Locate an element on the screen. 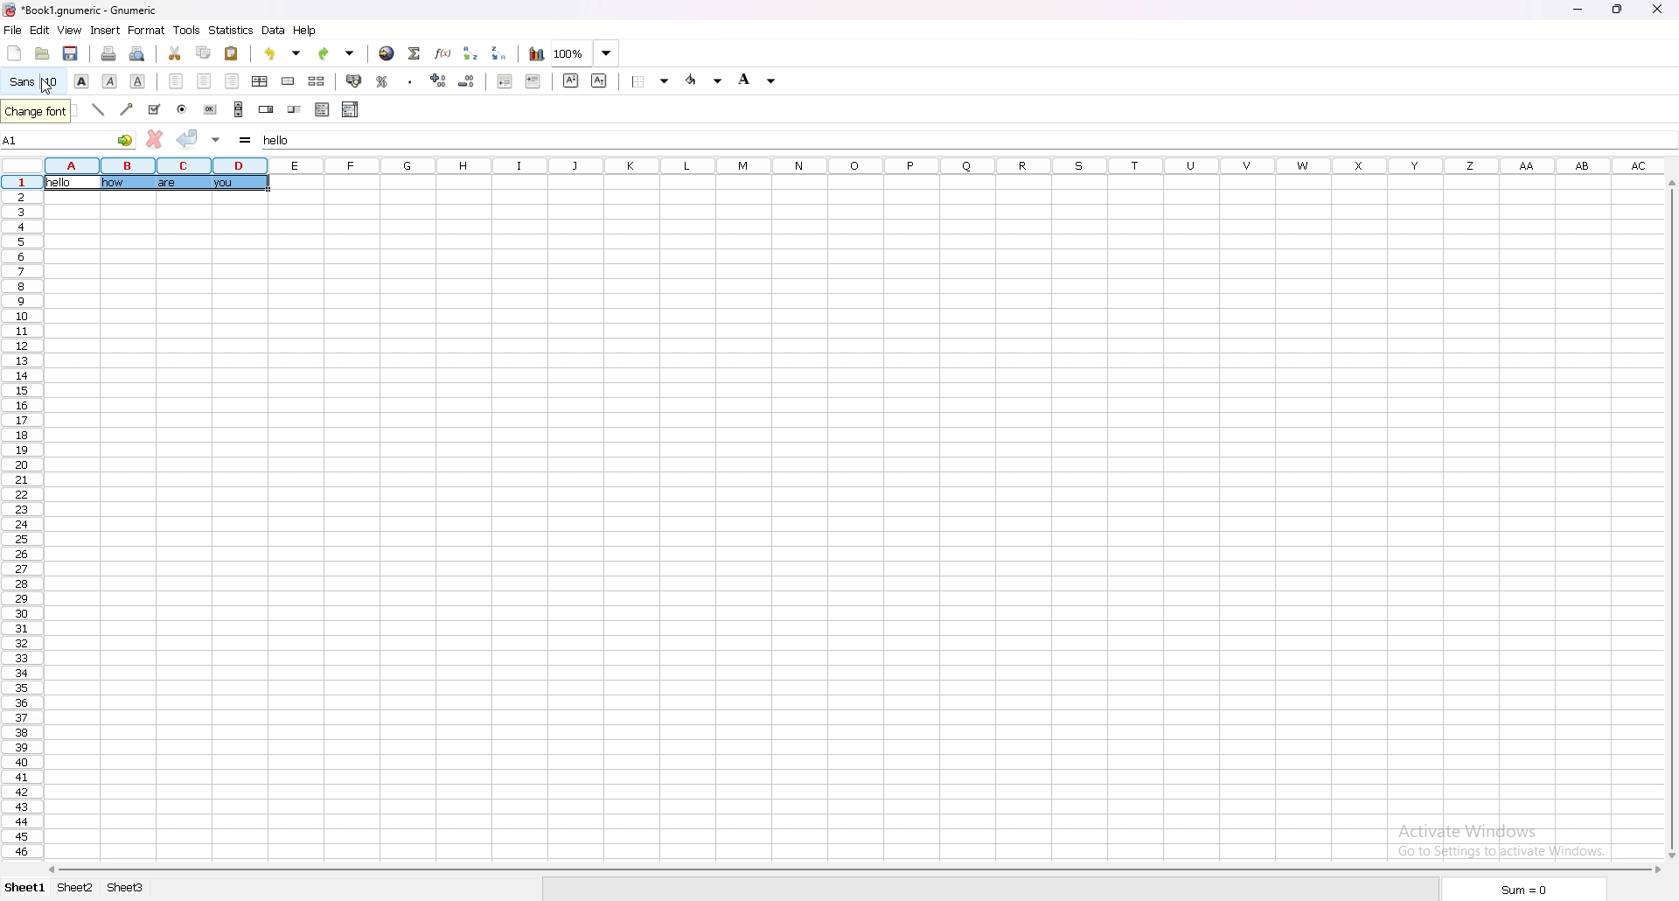 This screenshot has height=901, width=1679. background is located at coordinates (760, 79).